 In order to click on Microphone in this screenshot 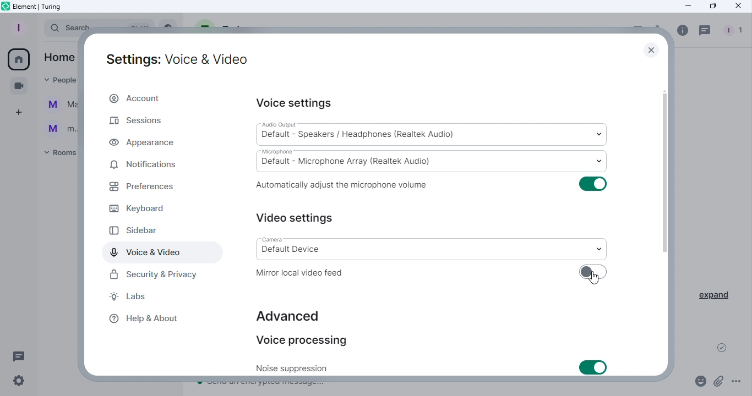, I will do `click(434, 160)`.